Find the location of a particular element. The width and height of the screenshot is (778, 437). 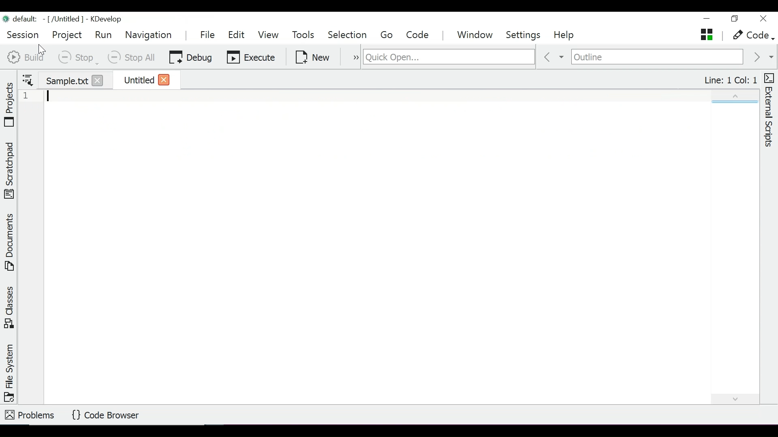

Help is located at coordinates (568, 36).